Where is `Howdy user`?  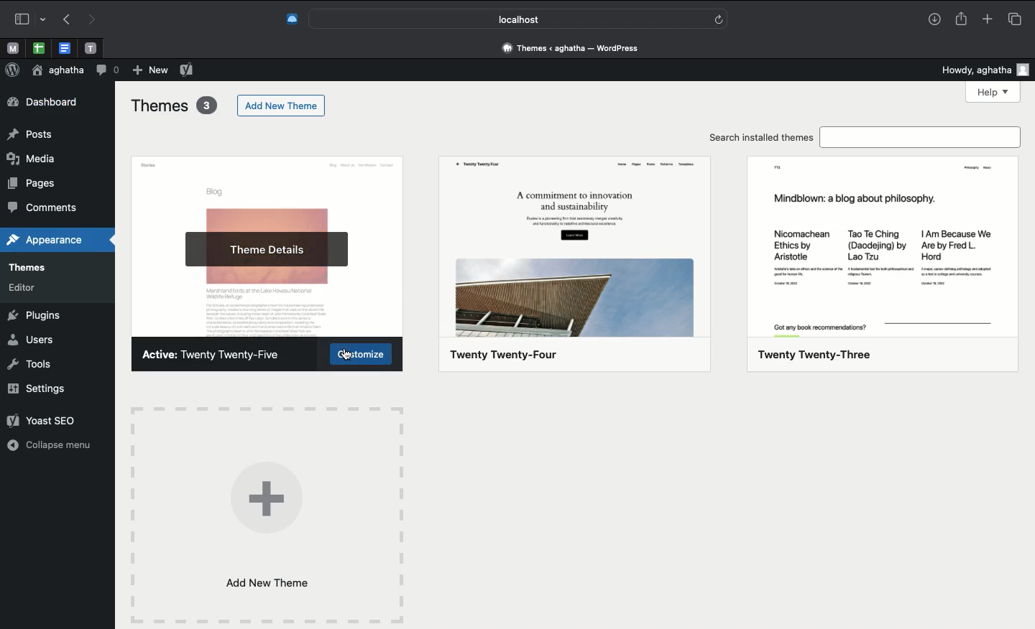
Howdy user is located at coordinates (981, 70).